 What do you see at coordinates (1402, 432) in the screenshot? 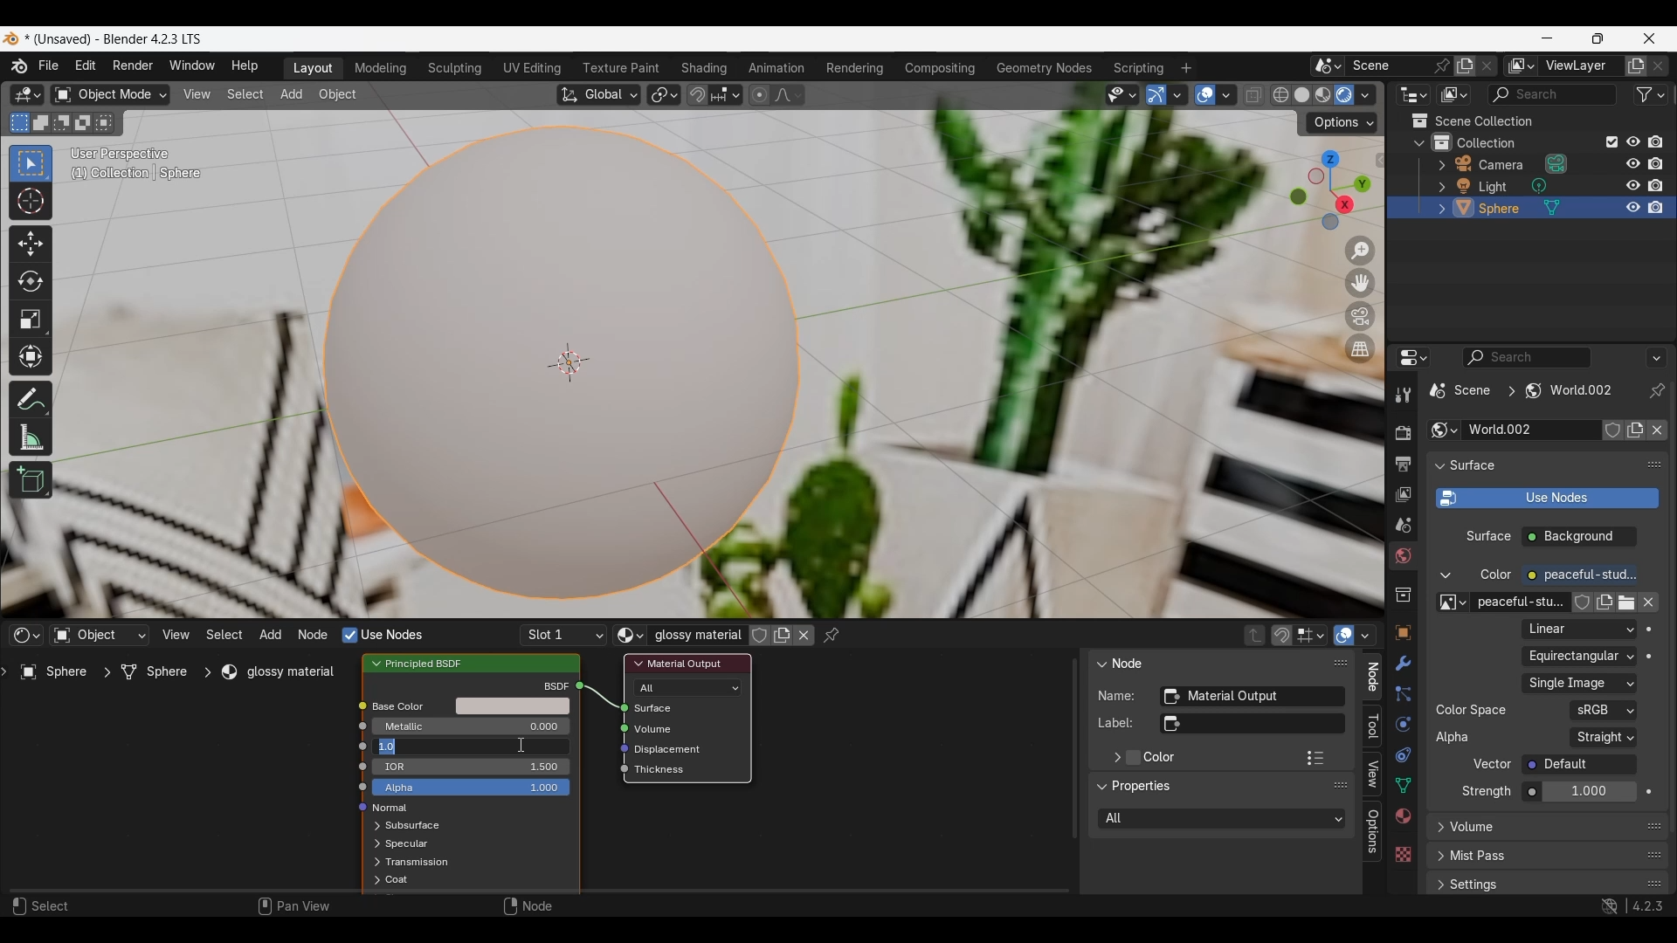
I see `Render properties` at bounding box center [1402, 432].